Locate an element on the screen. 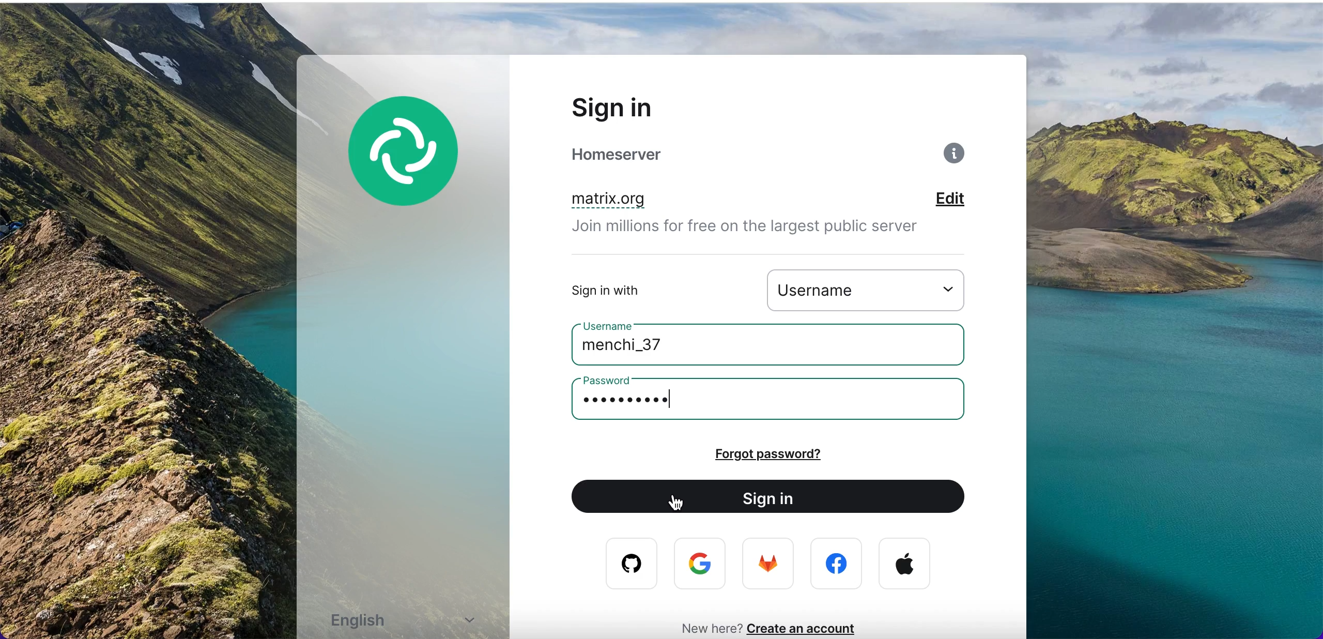  cursor on sign in is located at coordinates (684, 507).